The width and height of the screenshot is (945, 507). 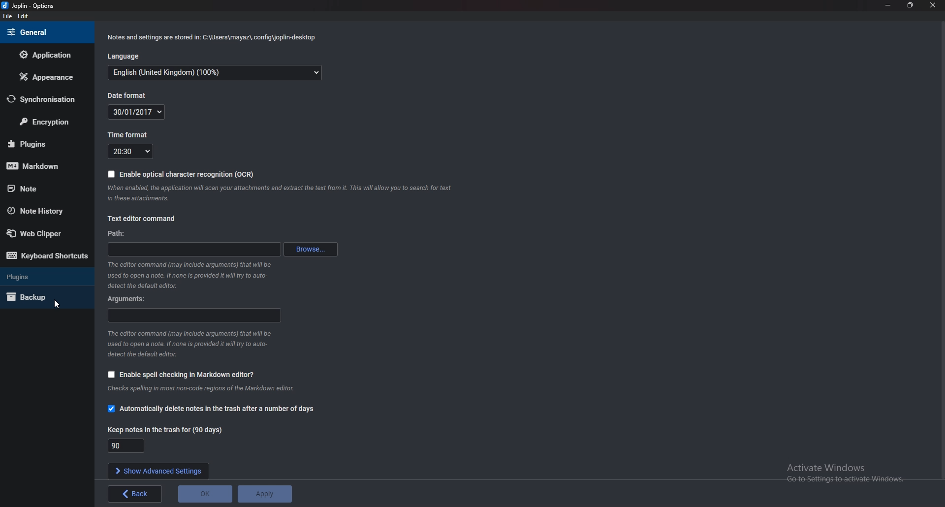 I want to click on Language, so click(x=215, y=73).